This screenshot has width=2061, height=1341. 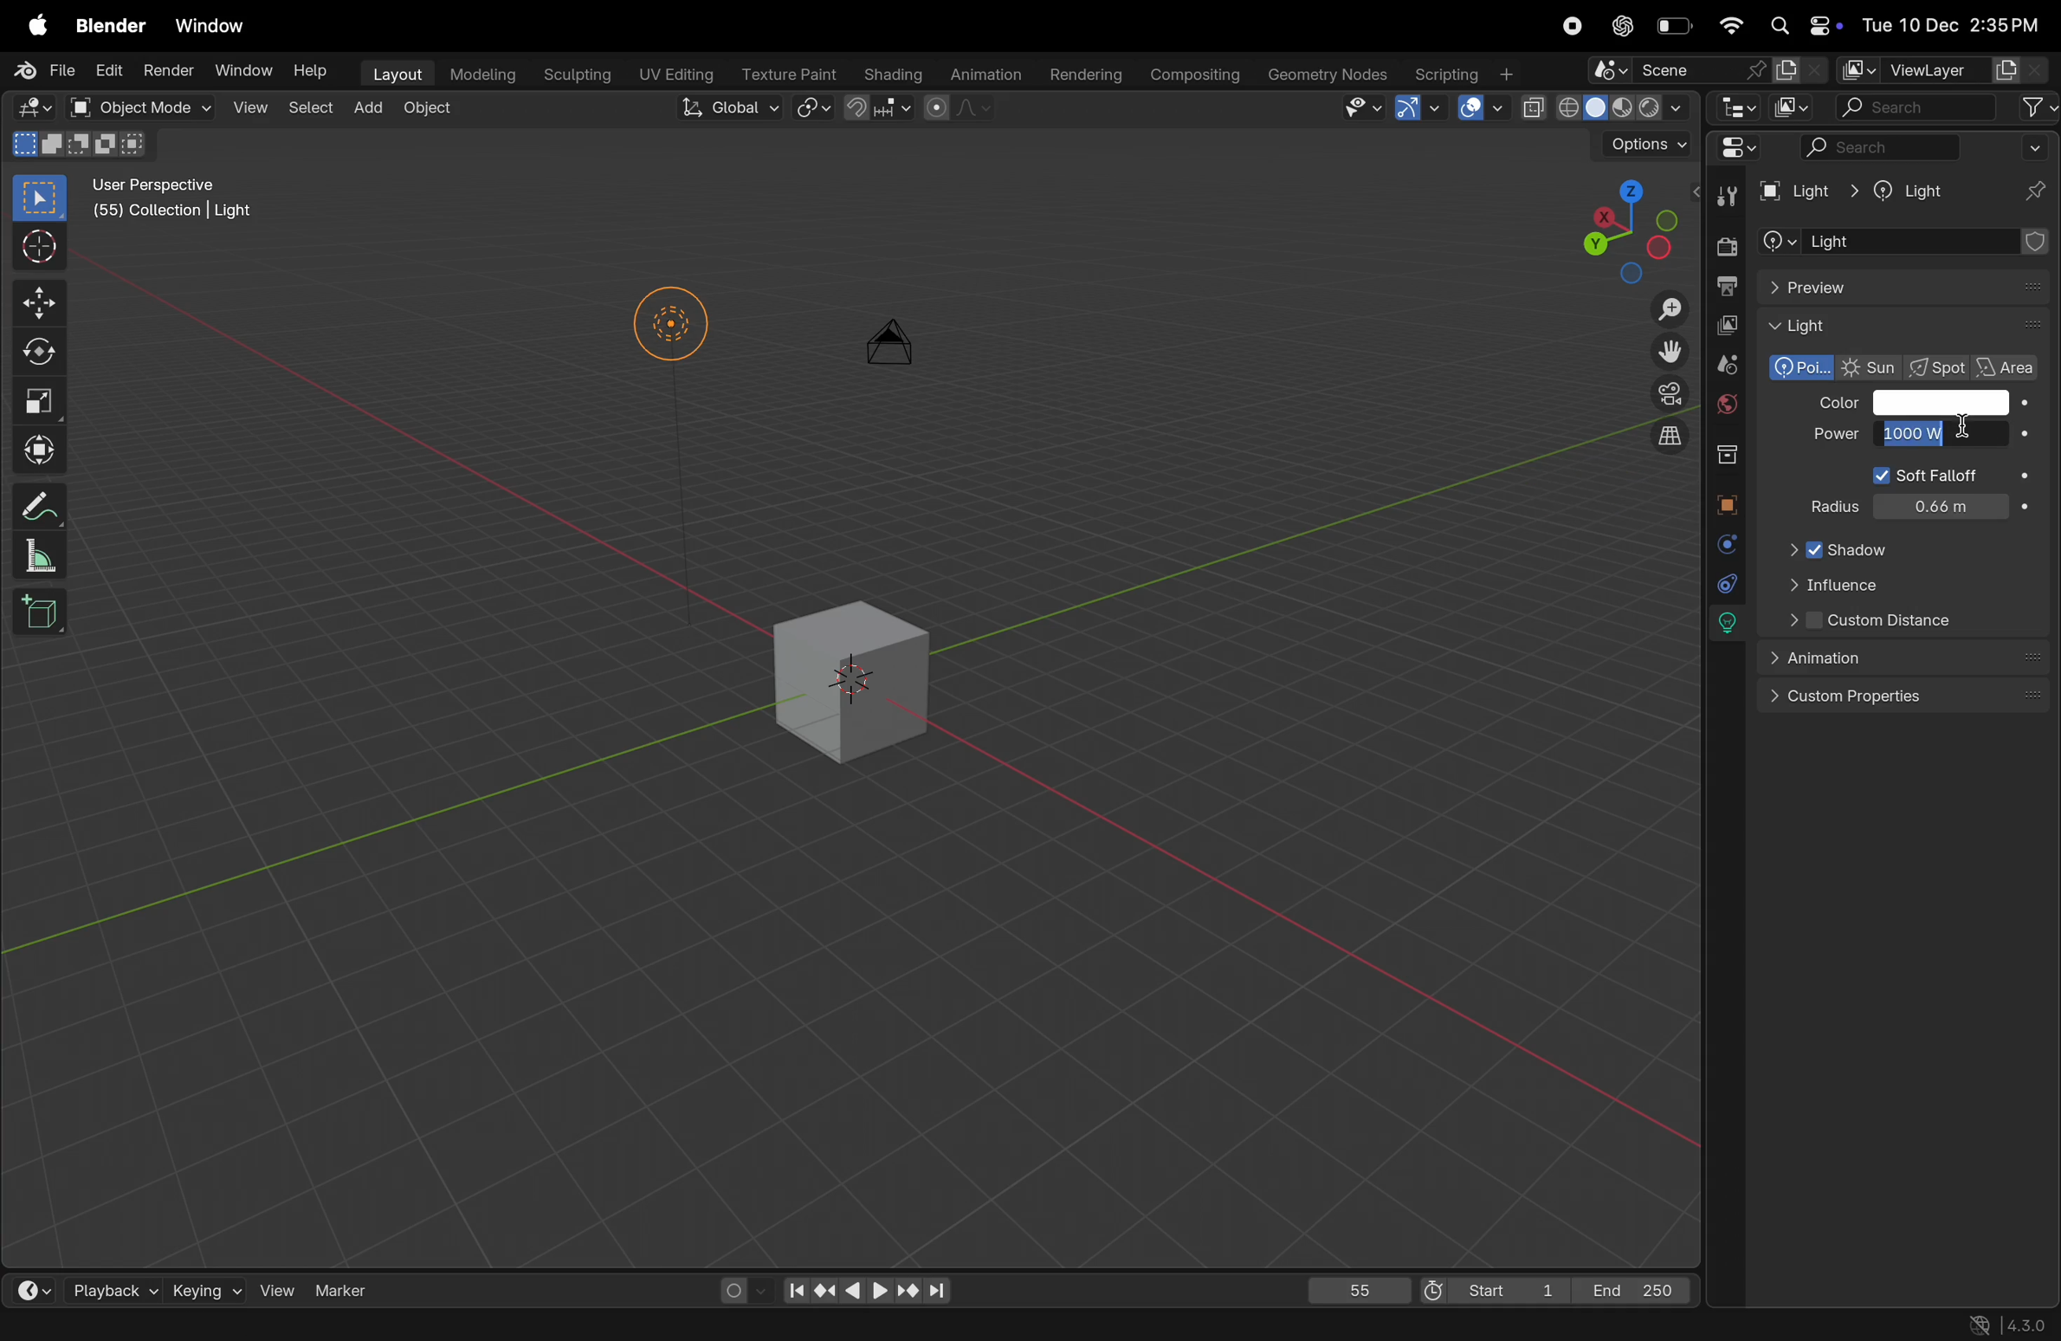 I want to click on snapping, so click(x=879, y=108).